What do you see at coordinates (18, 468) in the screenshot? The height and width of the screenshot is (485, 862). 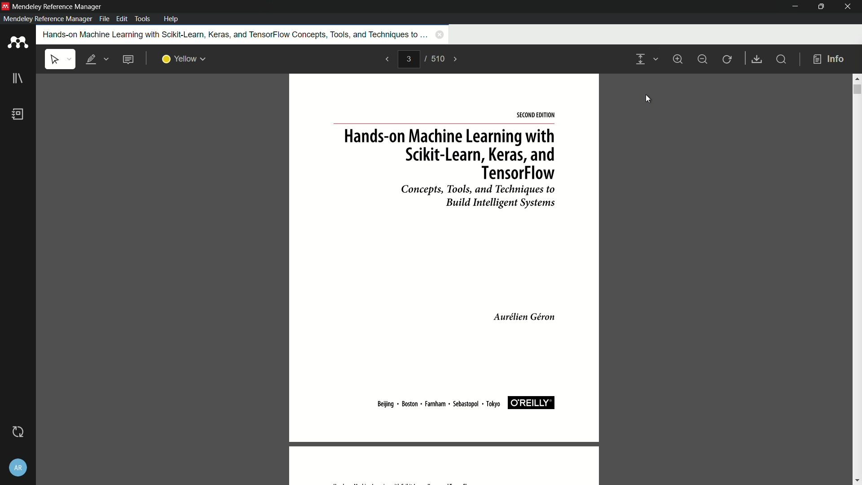 I see `account and settings` at bounding box center [18, 468].